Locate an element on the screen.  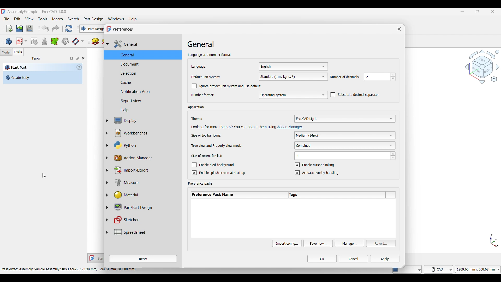
Create body is located at coordinates (9, 41).